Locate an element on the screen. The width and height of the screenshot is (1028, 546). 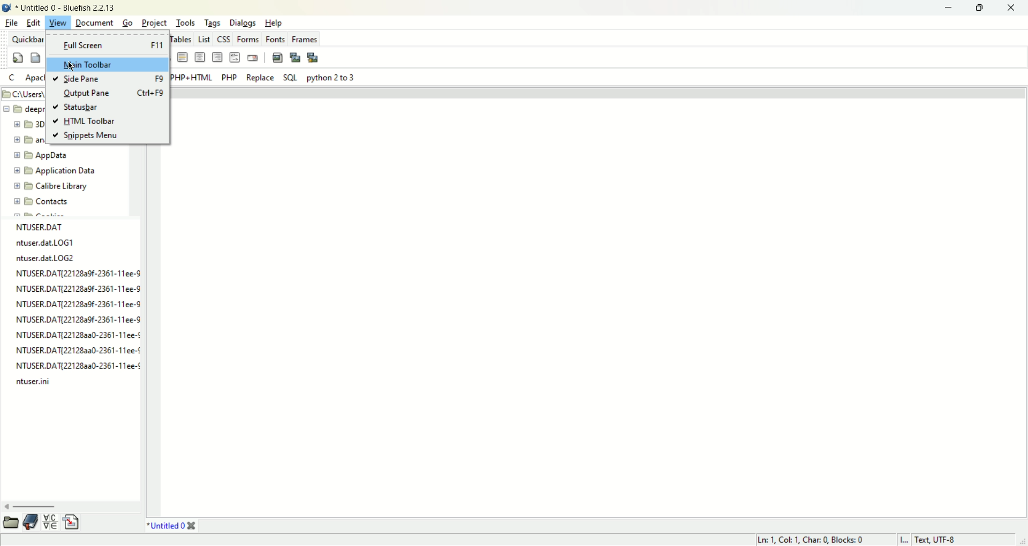
Replace is located at coordinates (261, 78).